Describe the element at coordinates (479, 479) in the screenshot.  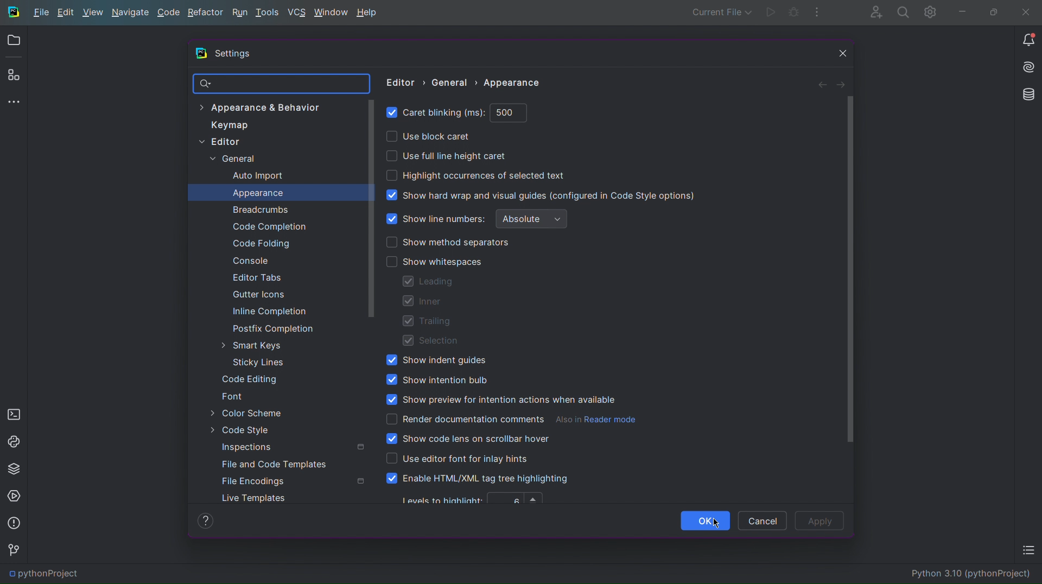
I see `Enable HTML/XML tag tree highlighting` at that location.